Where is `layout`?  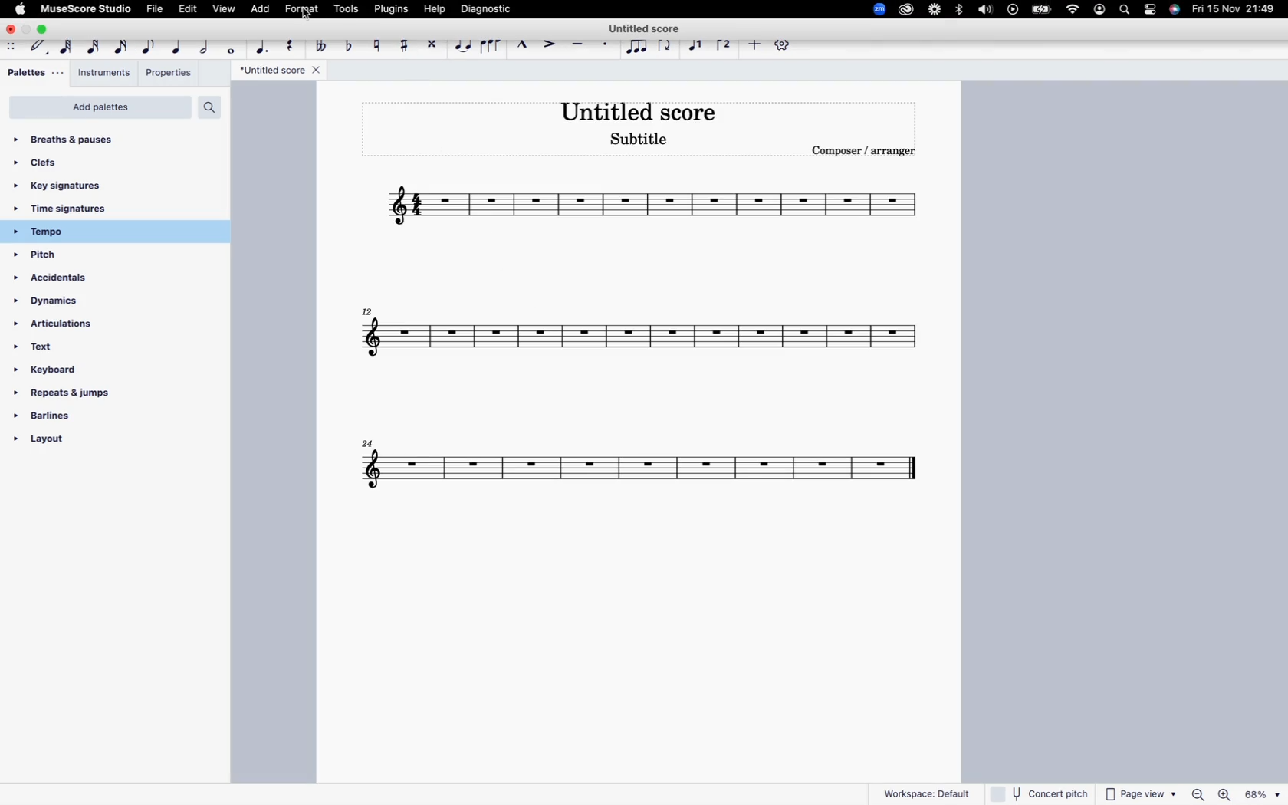
layout is located at coordinates (73, 443).